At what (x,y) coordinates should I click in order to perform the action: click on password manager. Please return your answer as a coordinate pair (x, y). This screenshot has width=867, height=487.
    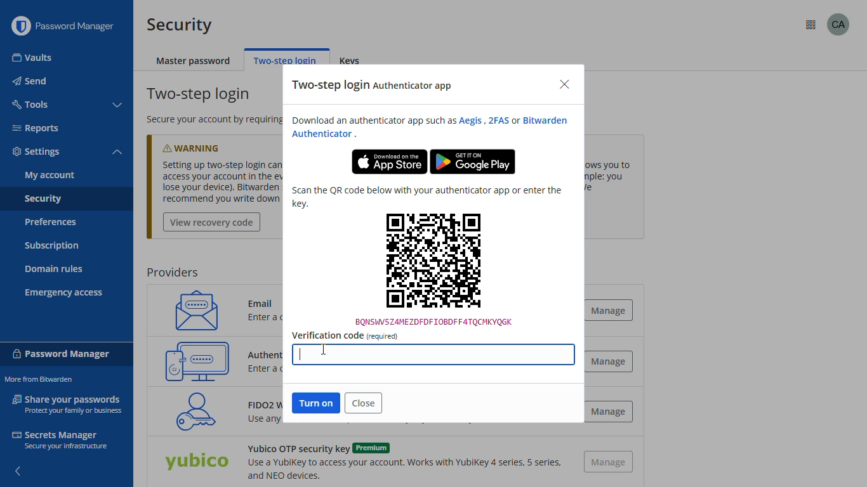
    Looking at the image, I should click on (80, 26).